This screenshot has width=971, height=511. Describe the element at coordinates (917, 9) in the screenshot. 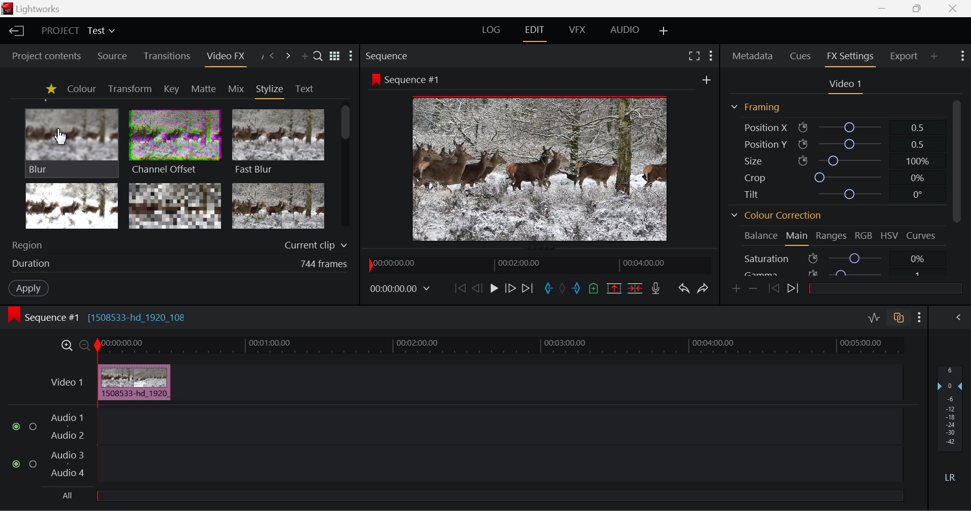

I see `Minimize` at that location.